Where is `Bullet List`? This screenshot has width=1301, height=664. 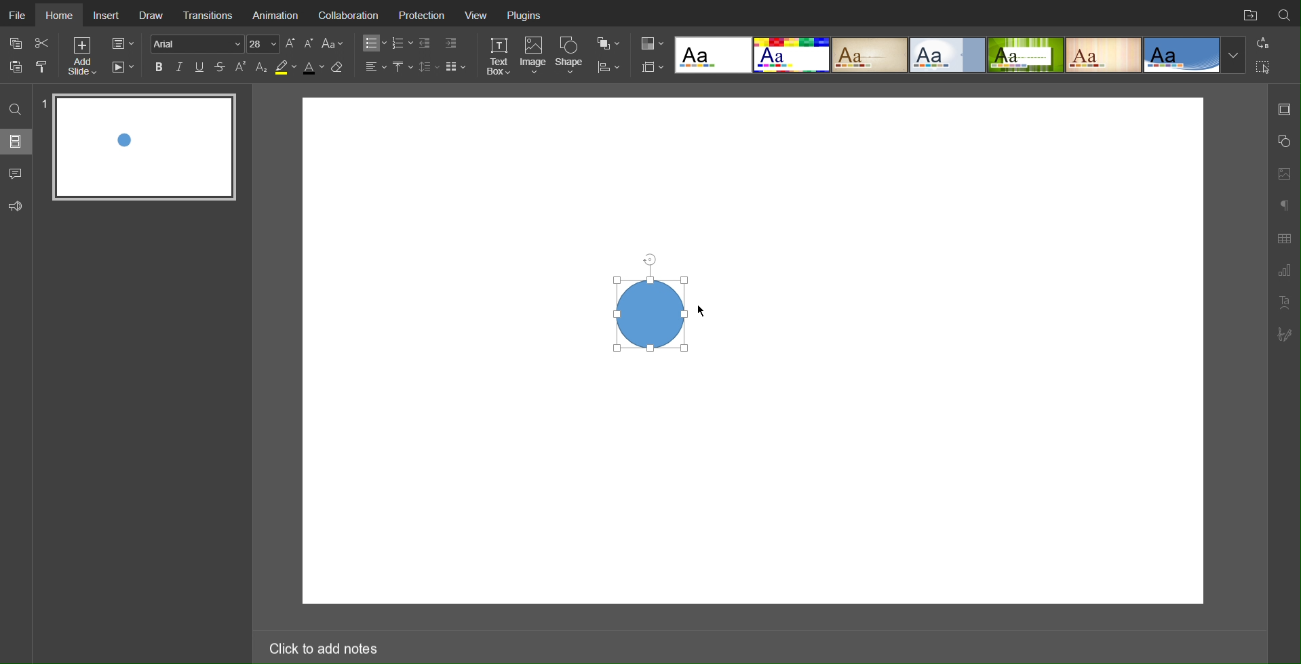 Bullet List is located at coordinates (372, 43).